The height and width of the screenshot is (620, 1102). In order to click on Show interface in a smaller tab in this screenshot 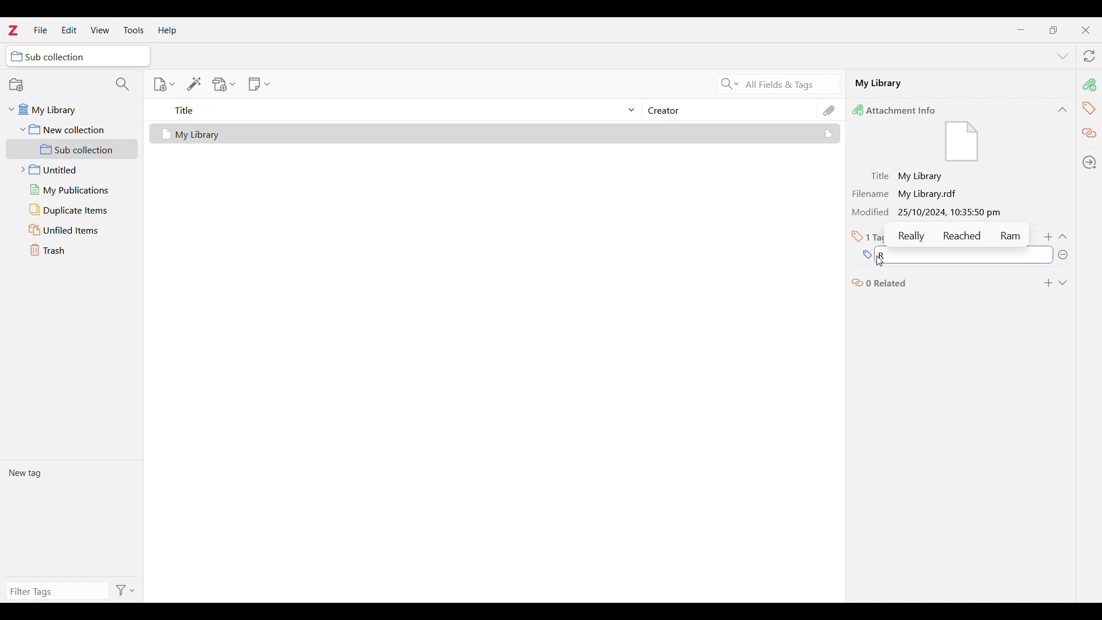, I will do `click(1053, 30)`.